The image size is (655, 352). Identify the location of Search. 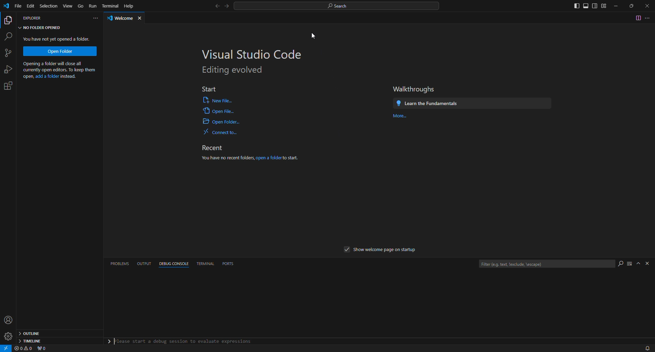
(339, 5).